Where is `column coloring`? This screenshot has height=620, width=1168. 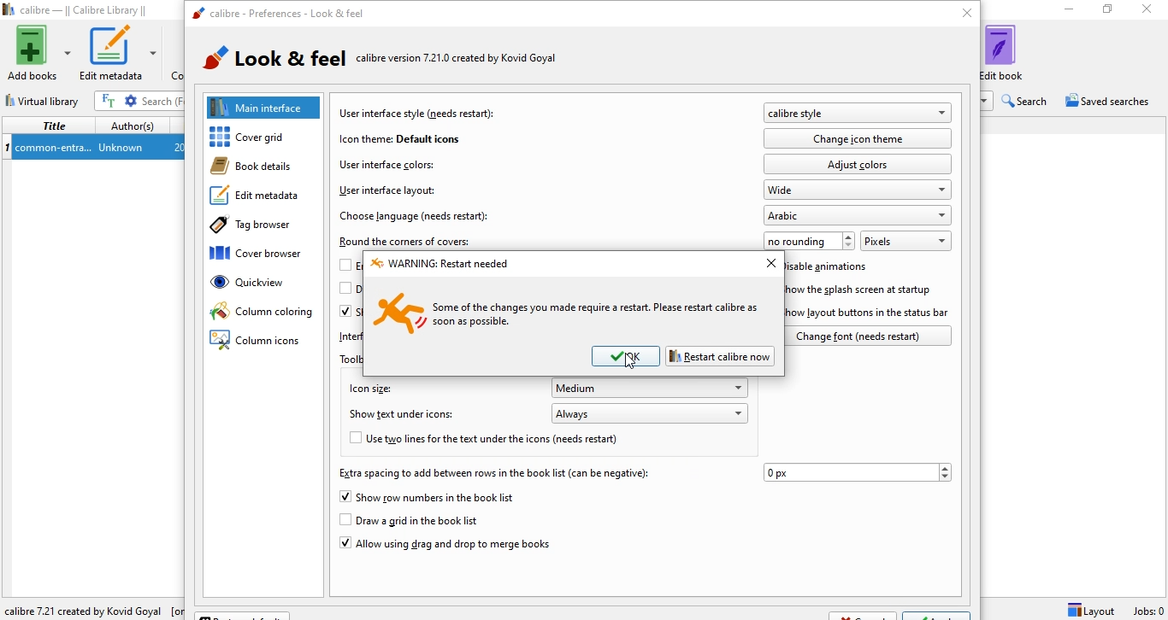 column coloring is located at coordinates (262, 313).